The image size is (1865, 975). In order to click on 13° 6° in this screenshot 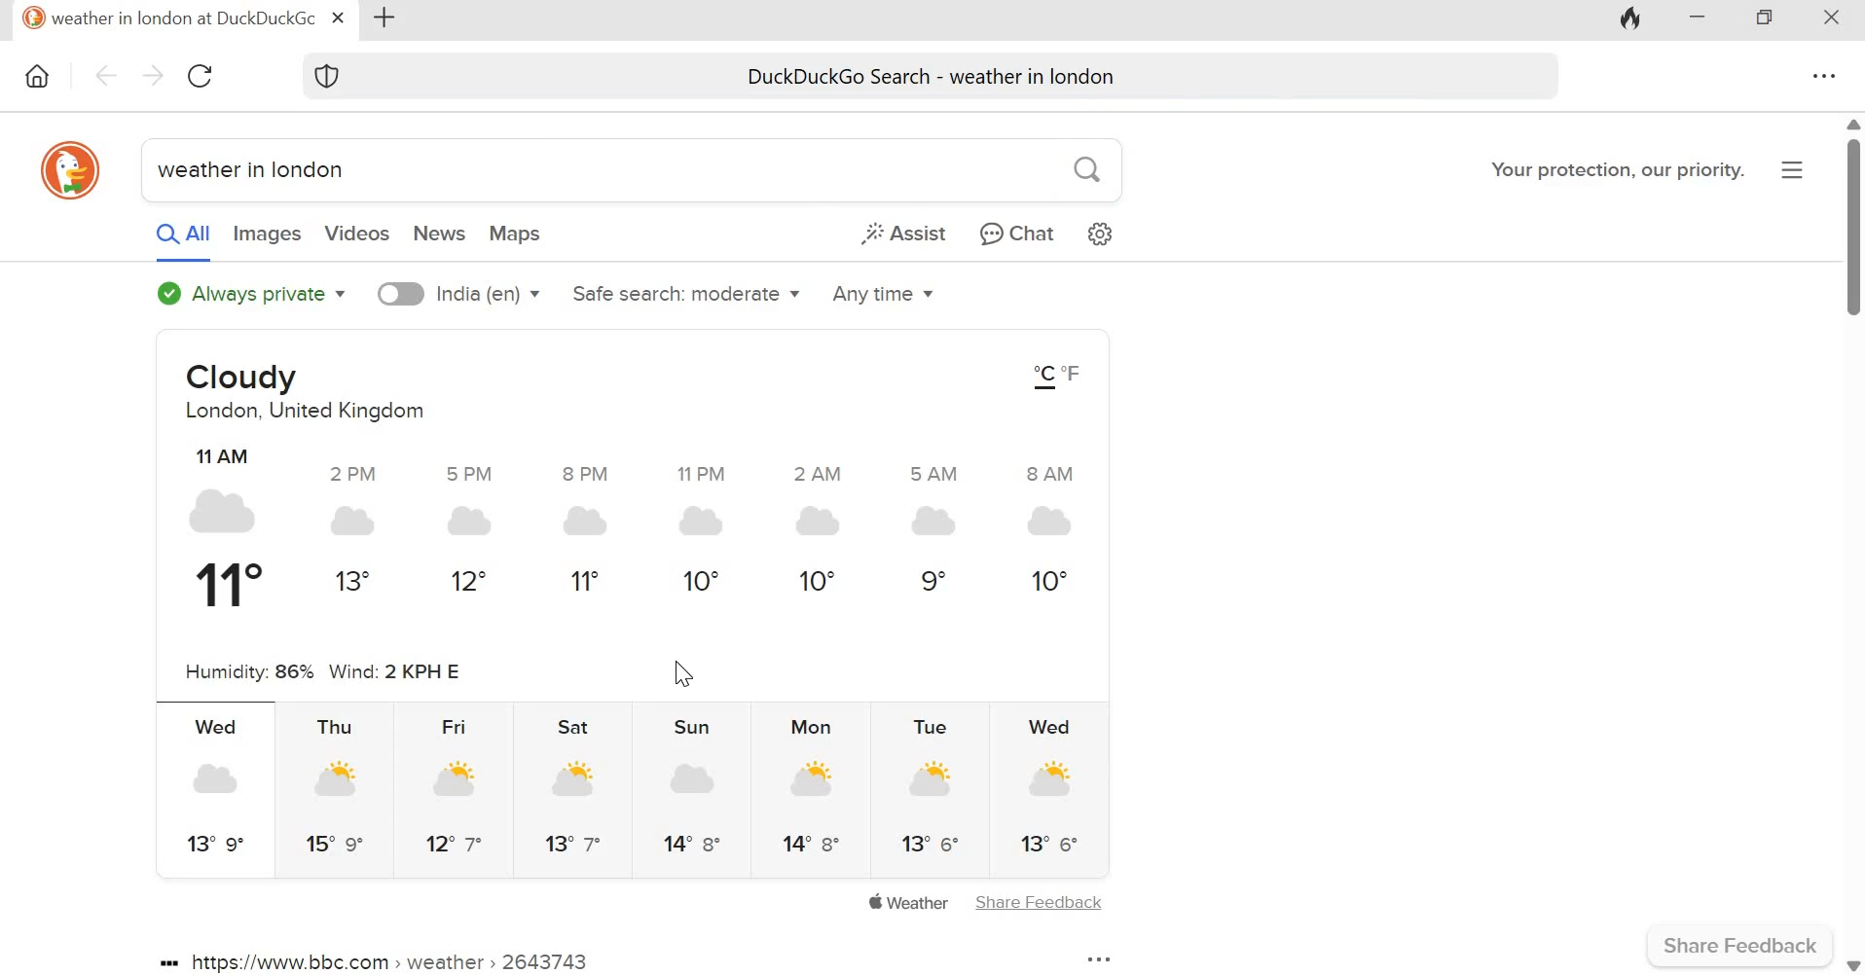, I will do `click(1051, 844)`.